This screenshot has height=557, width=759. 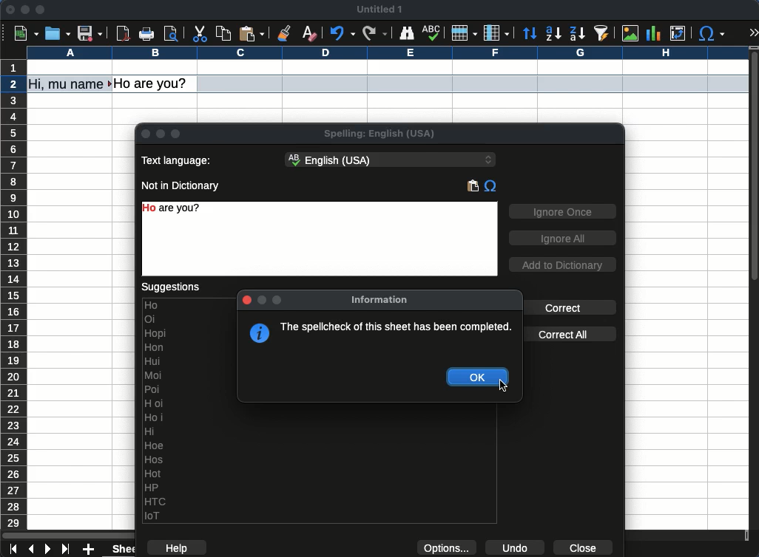 What do you see at coordinates (652, 33) in the screenshot?
I see `chart` at bounding box center [652, 33].